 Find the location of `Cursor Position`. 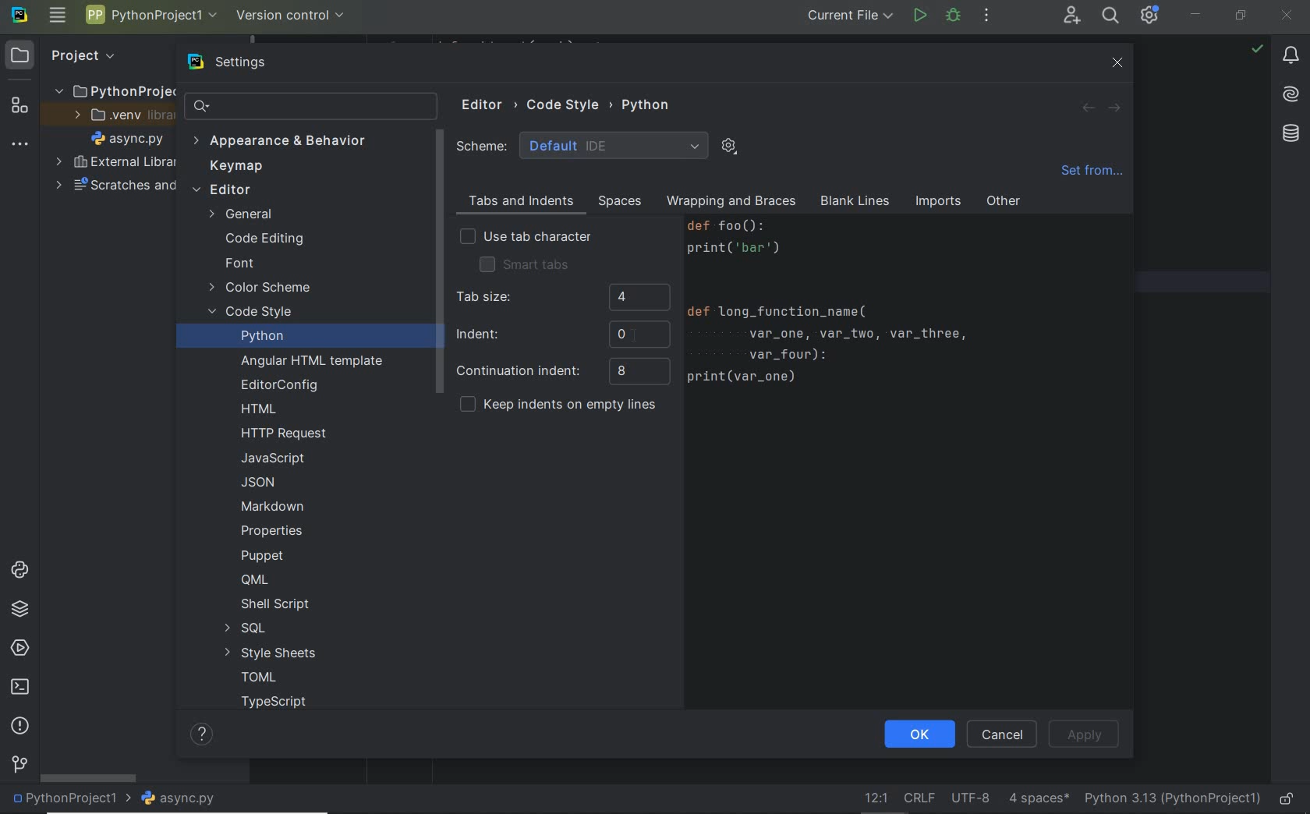

Cursor Position is located at coordinates (634, 334).